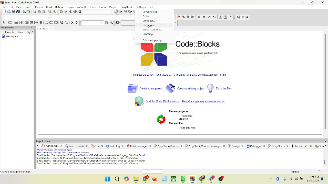  I want to click on bluetooth, so click(278, 180).